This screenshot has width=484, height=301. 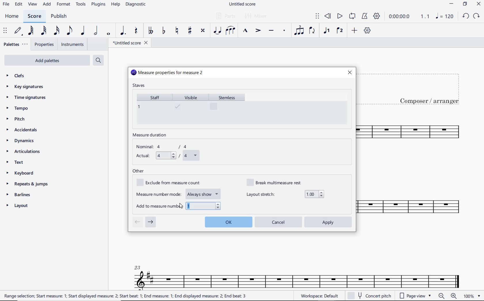 What do you see at coordinates (25, 174) in the screenshot?
I see `KEYBOARD` at bounding box center [25, 174].